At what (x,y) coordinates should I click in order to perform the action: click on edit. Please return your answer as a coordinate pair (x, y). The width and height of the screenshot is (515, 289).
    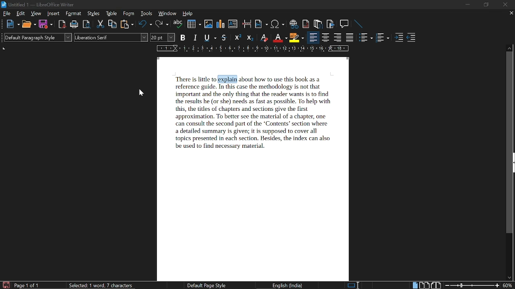
    Looking at the image, I should click on (21, 14).